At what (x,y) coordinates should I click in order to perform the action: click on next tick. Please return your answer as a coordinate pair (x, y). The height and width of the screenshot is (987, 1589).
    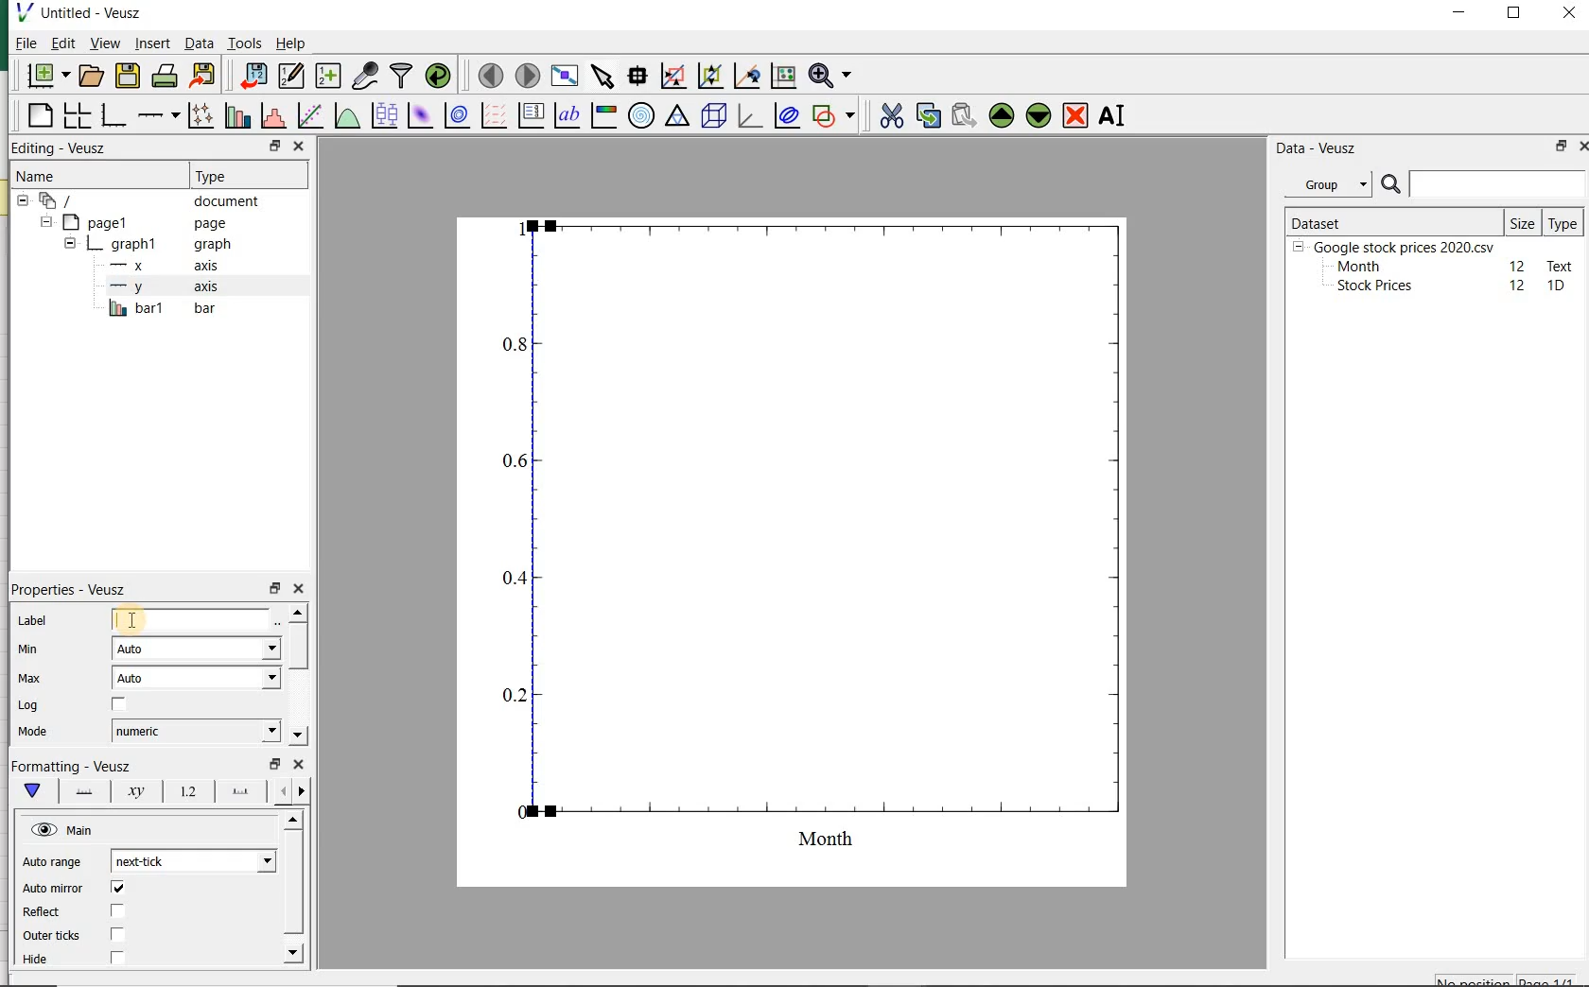
    Looking at the image, I should click on (190, 861).